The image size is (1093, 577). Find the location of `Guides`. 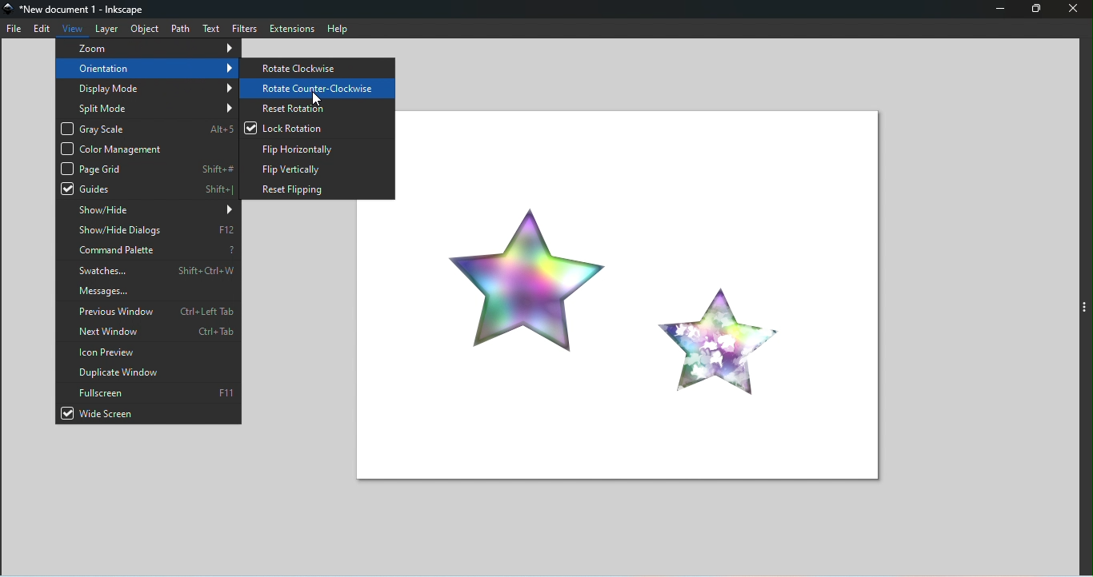

Guides is located at coordinates (146, 189).